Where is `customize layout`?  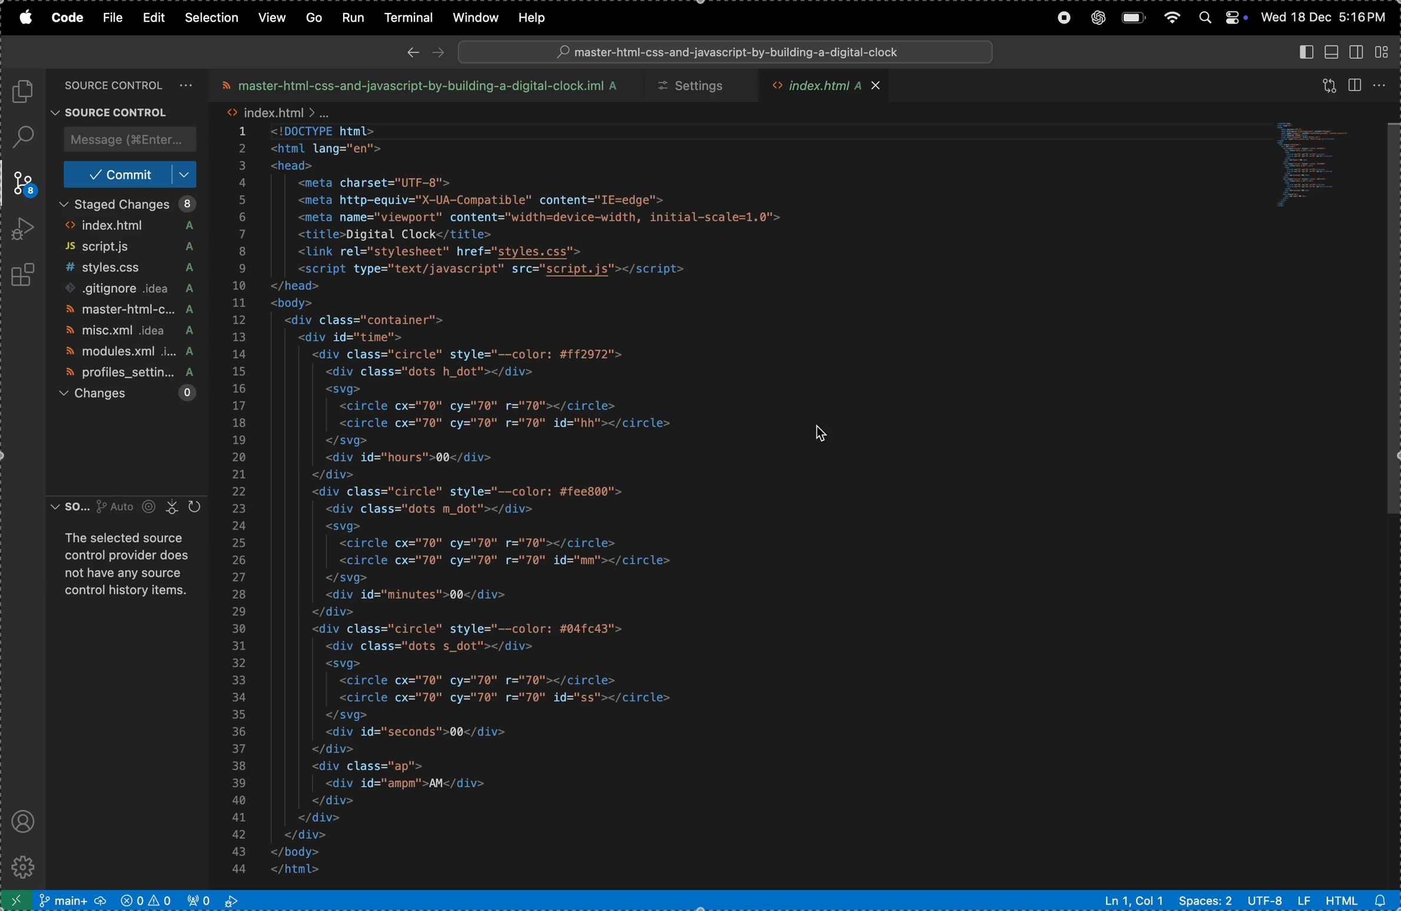 customize layout is located at coordinates (1383, 51).